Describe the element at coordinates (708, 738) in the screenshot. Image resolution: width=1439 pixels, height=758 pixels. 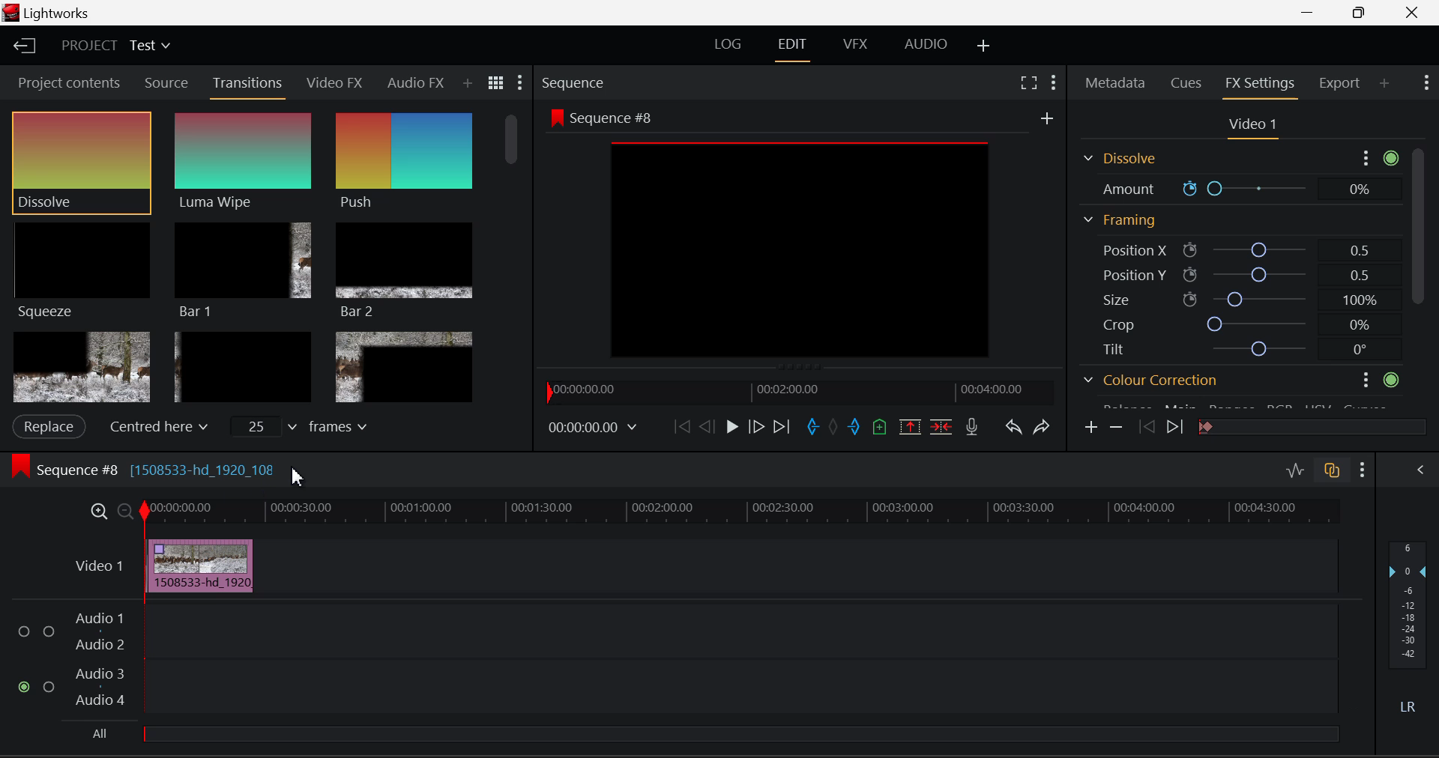
I see `All` at that location.